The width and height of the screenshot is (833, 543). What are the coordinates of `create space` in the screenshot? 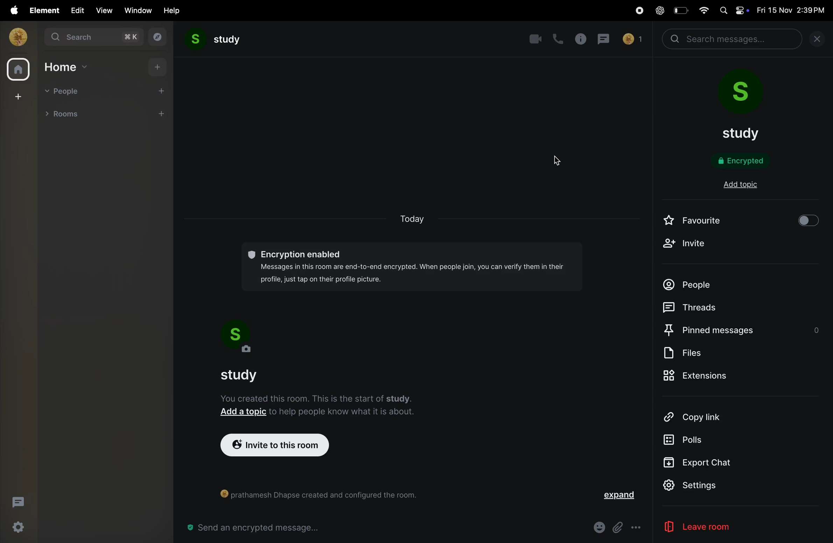 It's located at (17, 96).